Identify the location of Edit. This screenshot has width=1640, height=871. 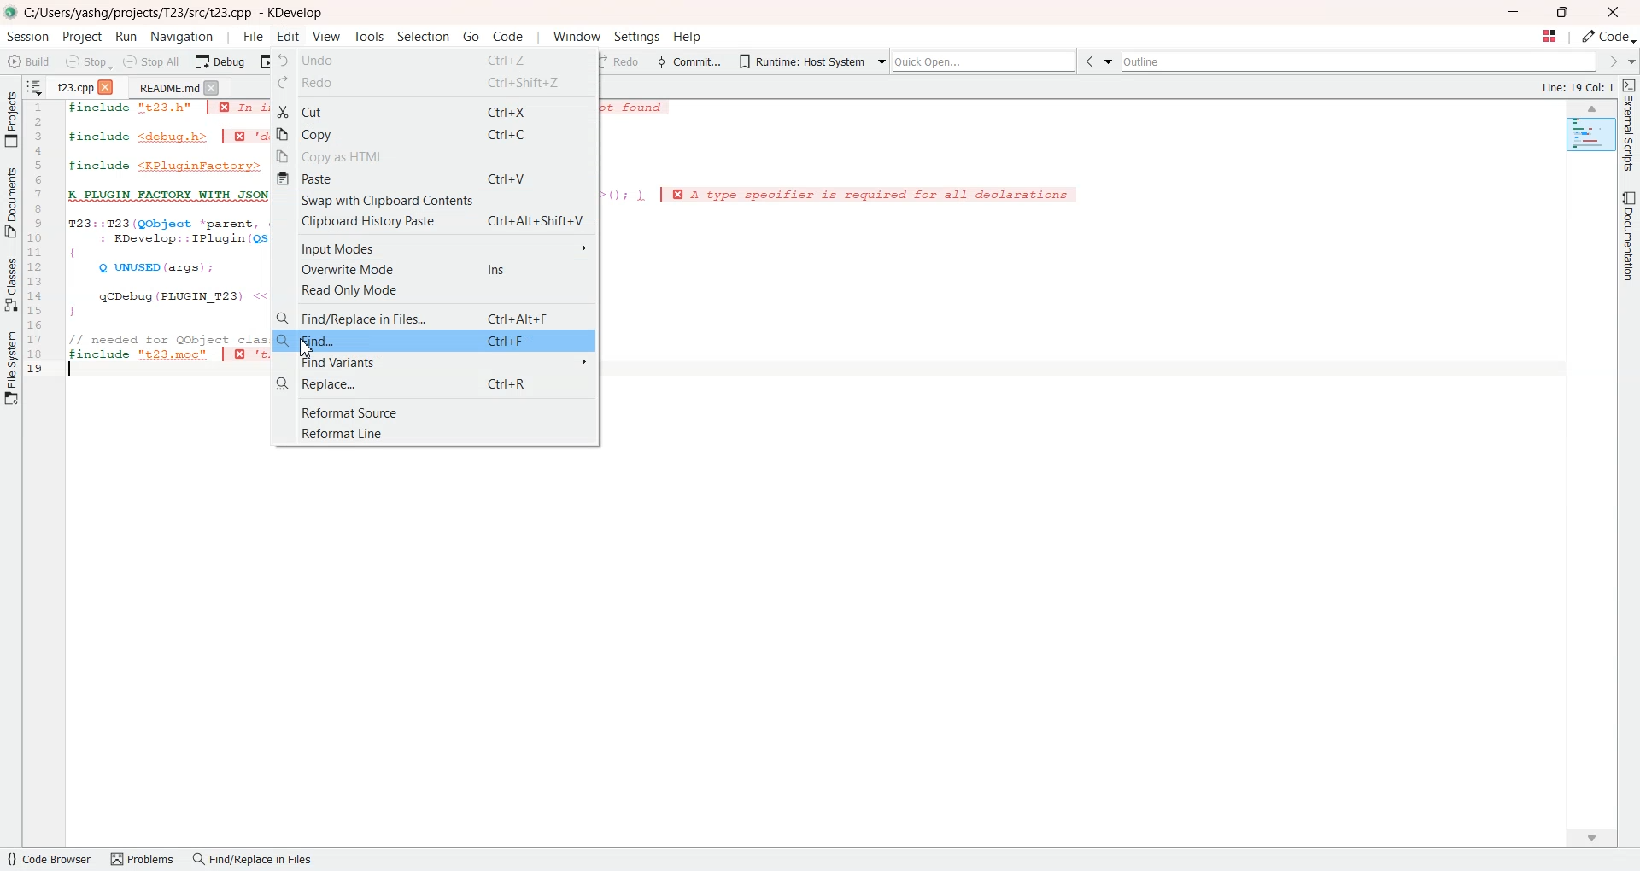
(290, 36).